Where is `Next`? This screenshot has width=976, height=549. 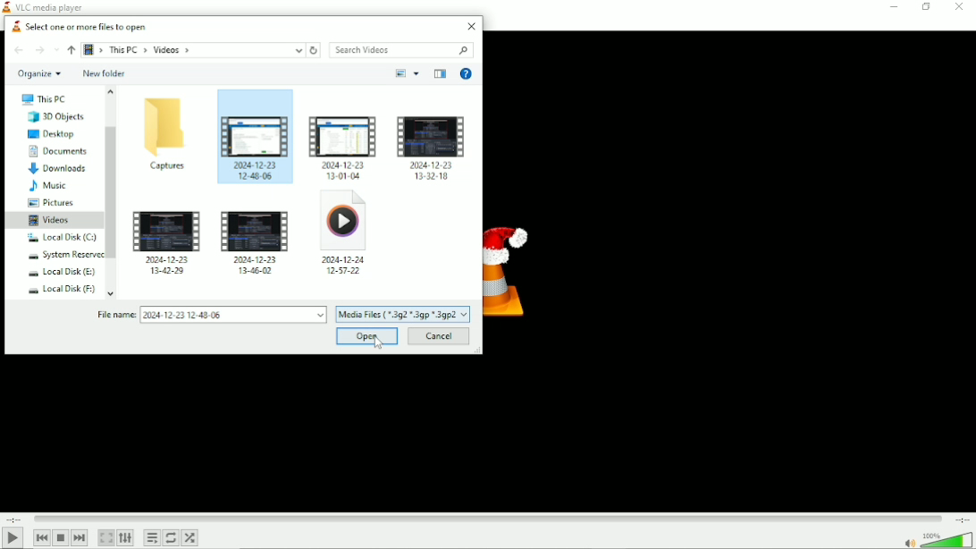 Next is located at coordinates (80, 537).